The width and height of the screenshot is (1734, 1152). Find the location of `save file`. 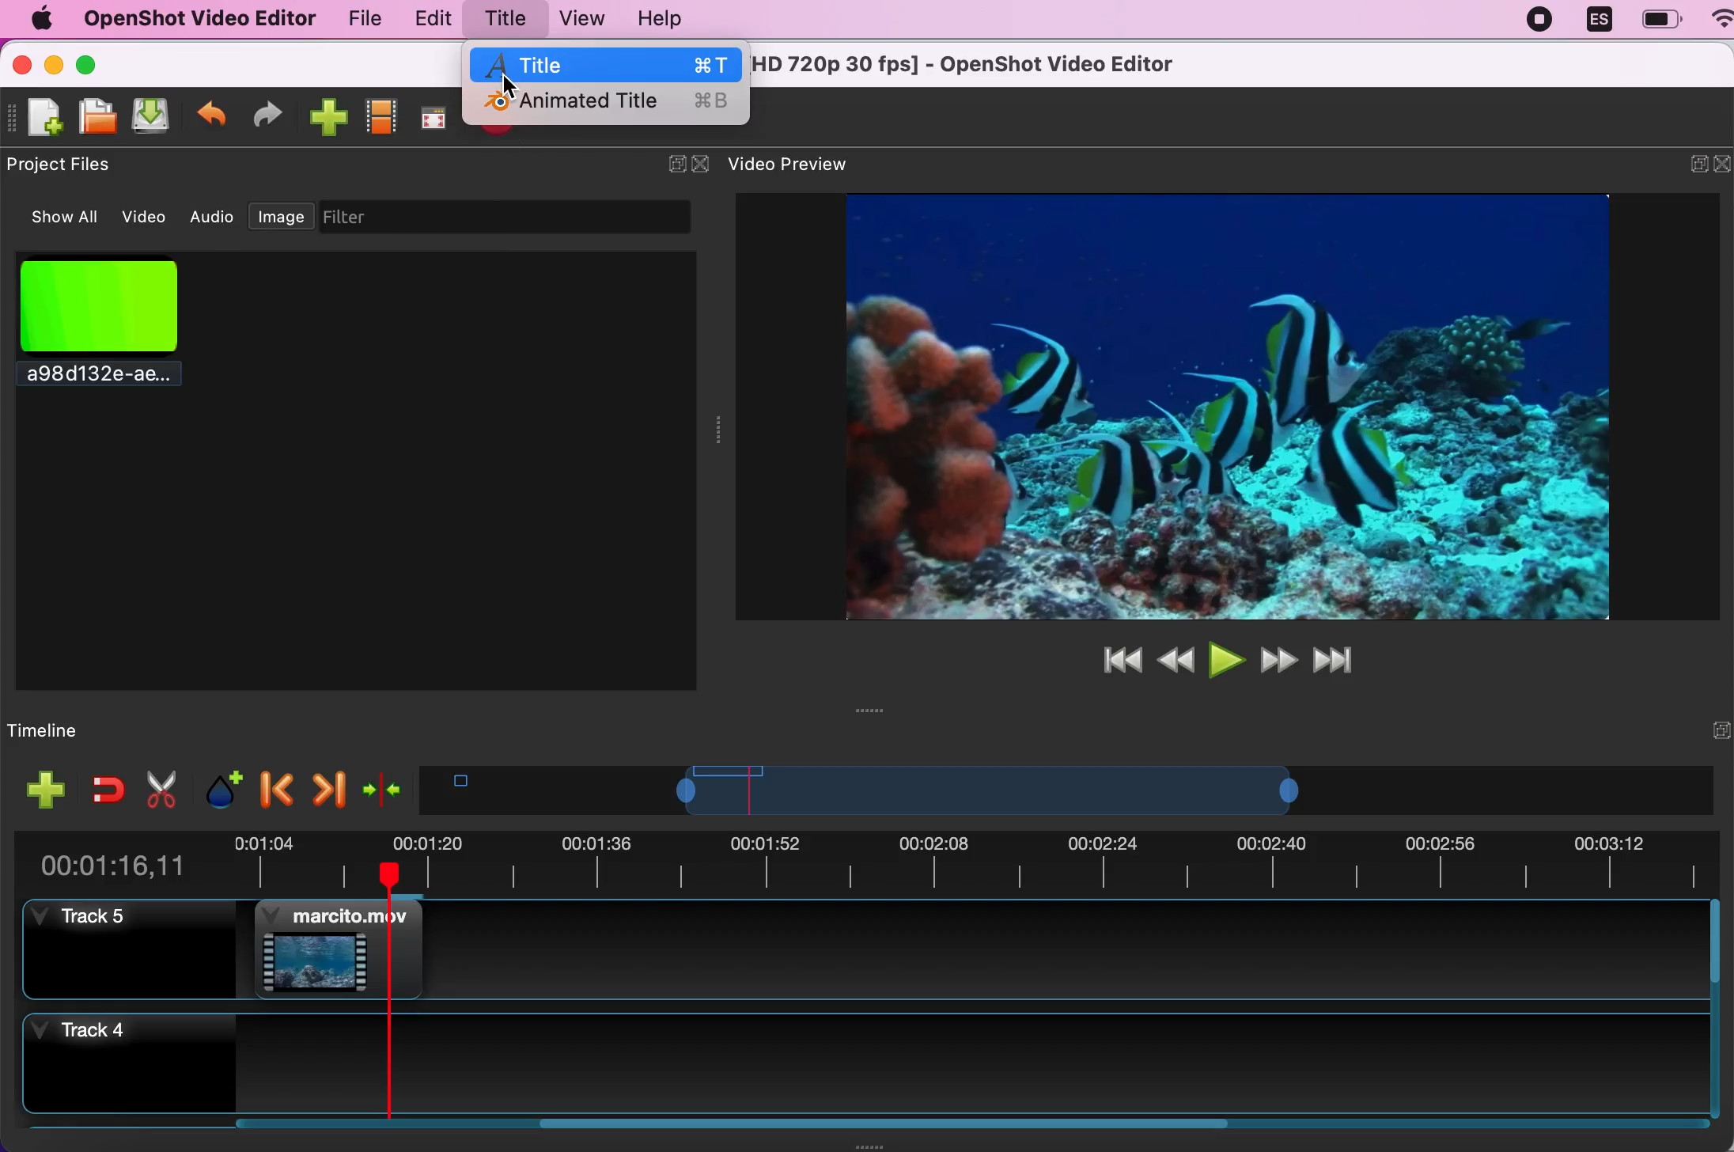

save file is located at coordinates (155, 118).